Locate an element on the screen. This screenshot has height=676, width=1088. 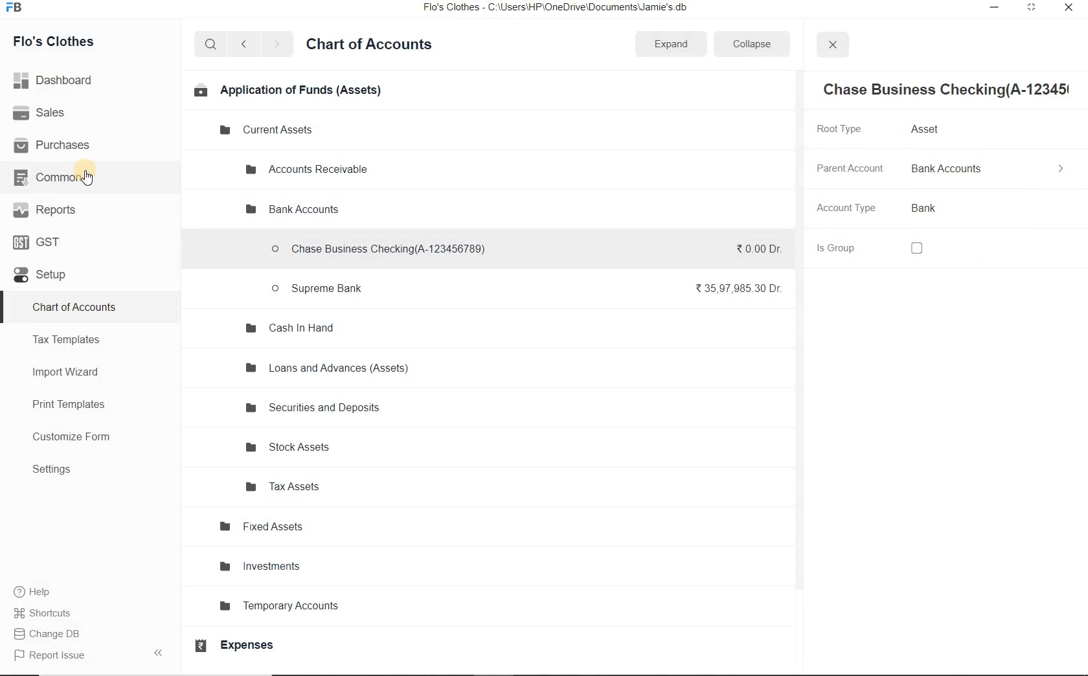
Temporary Accounts is located at coordinates (315, 609).